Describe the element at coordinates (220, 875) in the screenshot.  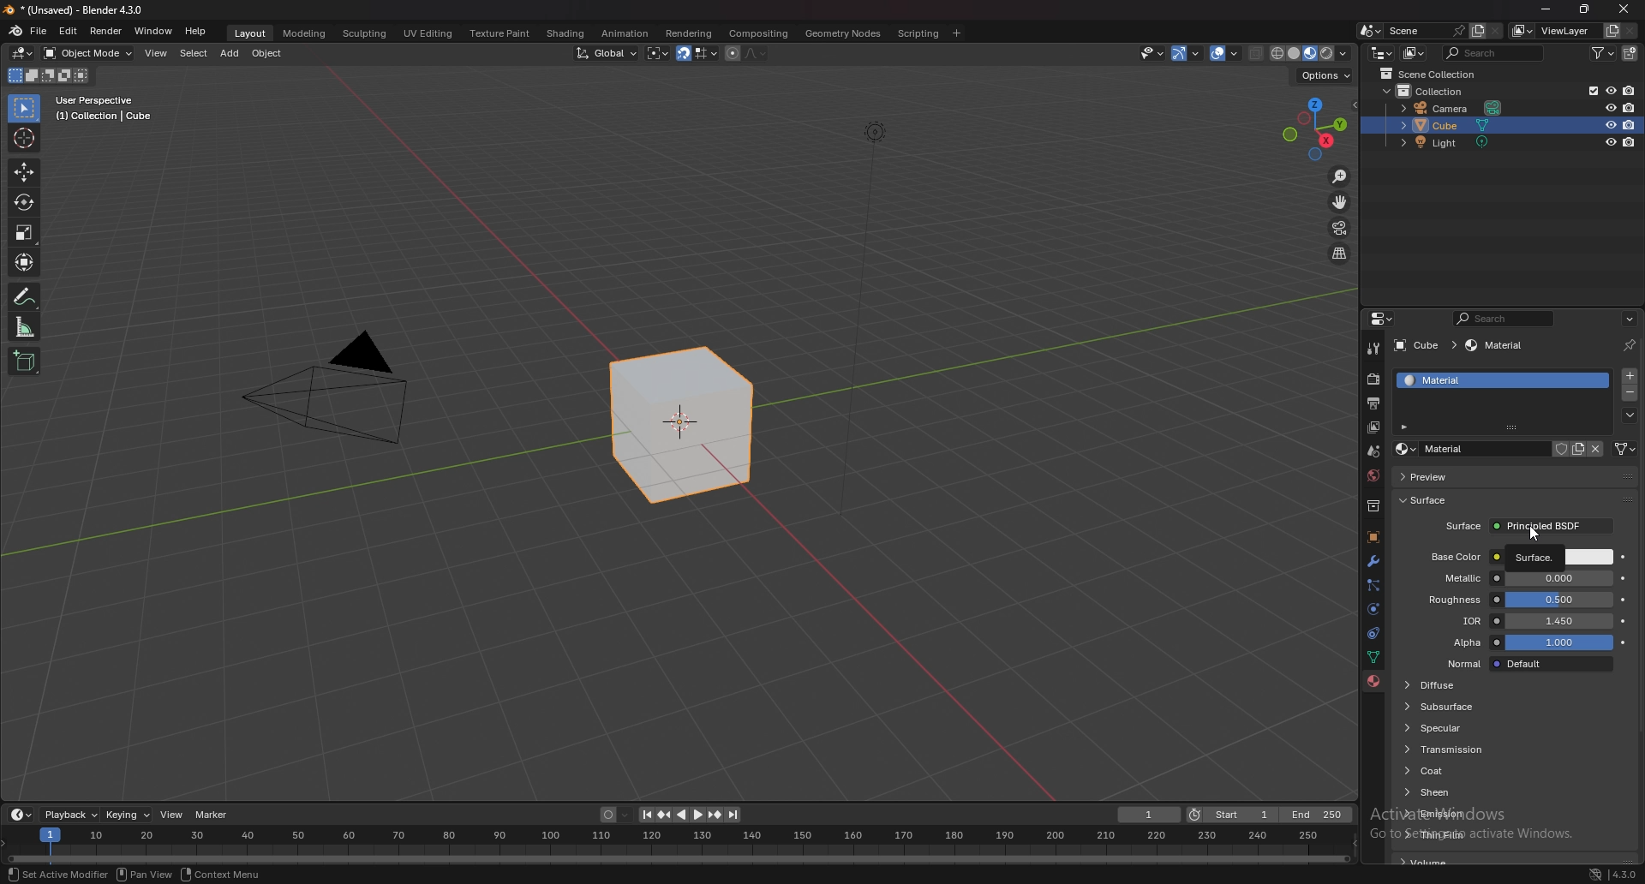
I see `` at that location.